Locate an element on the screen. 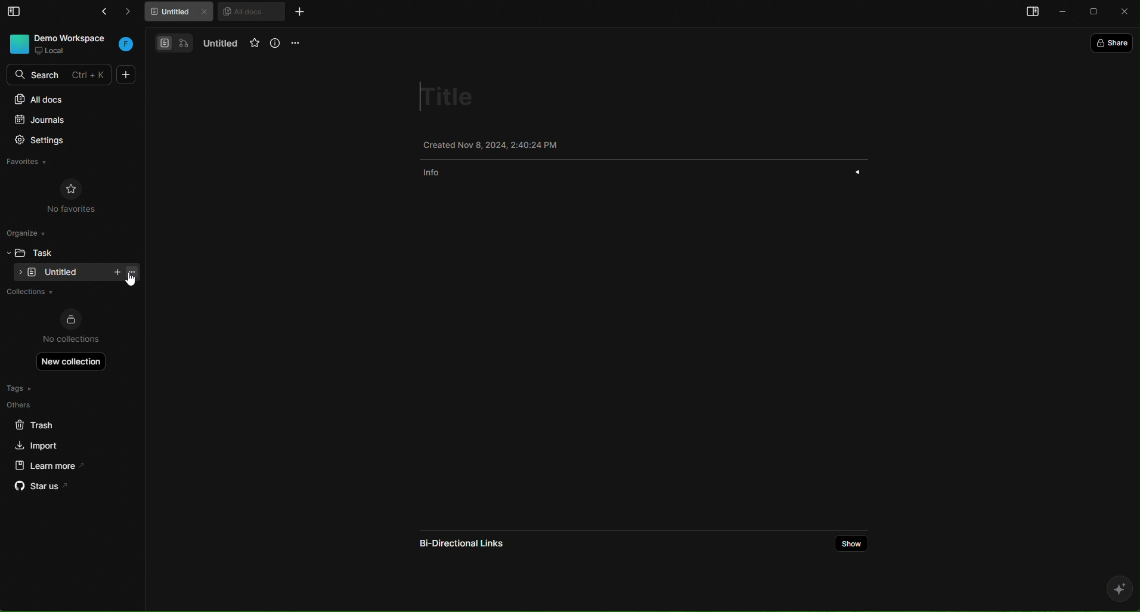 This screenshot has height=612, width=1140. untitled is located at coordinates (218, 44).